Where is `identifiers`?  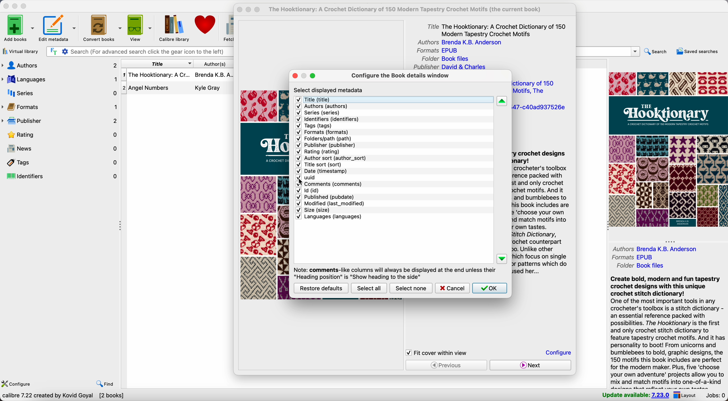 identifiers is located at coordinates (60, 177).